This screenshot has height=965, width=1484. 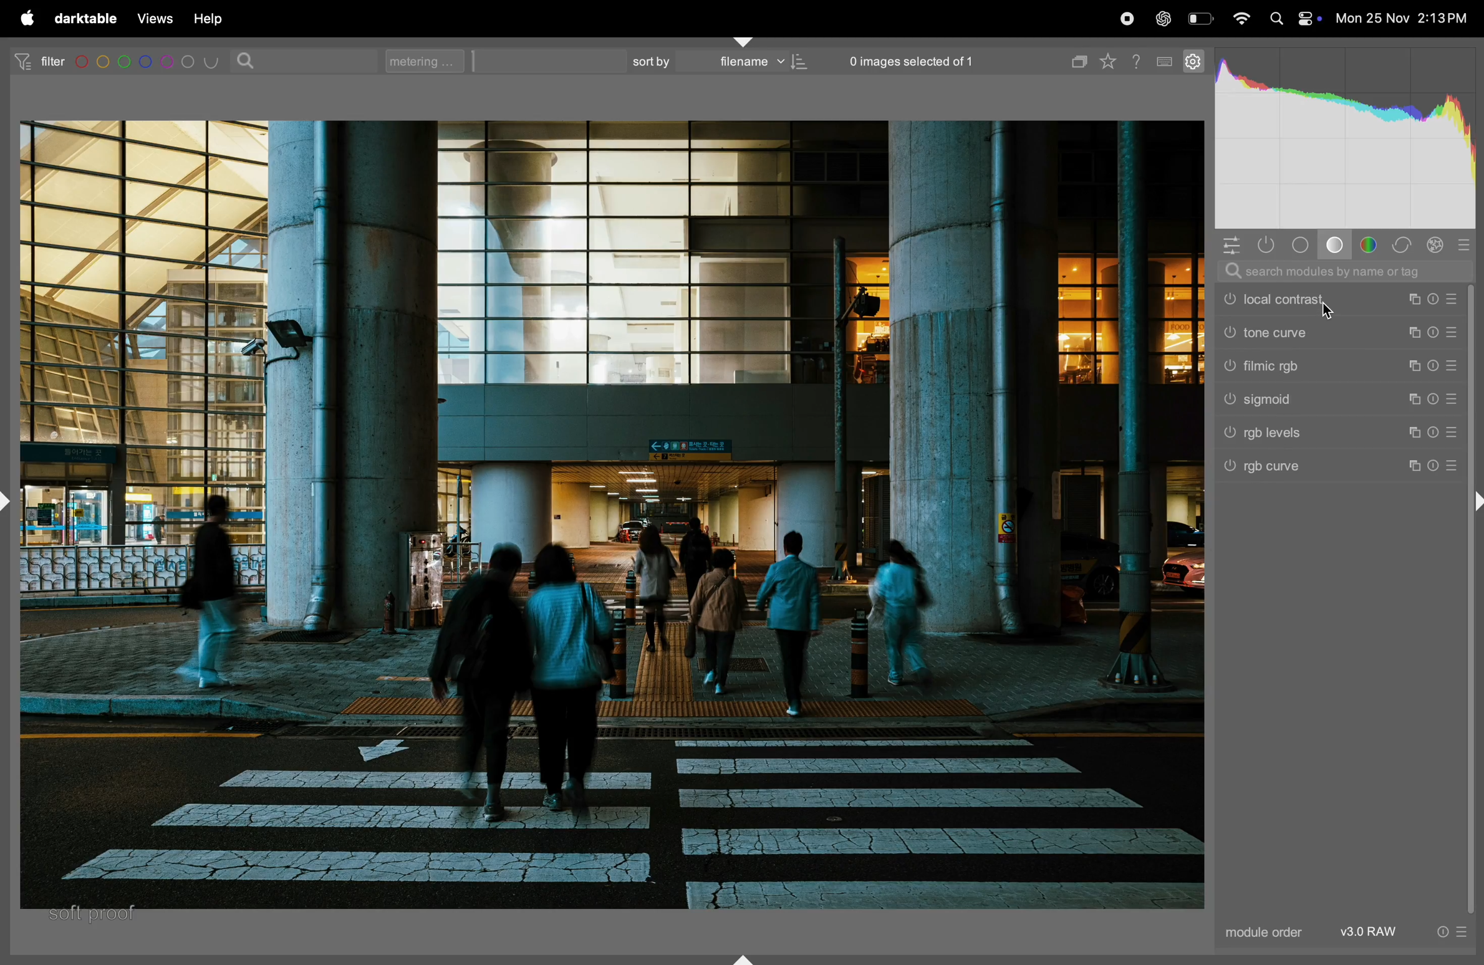 I want to click on chatgpt, so click(x=1162, y=17).